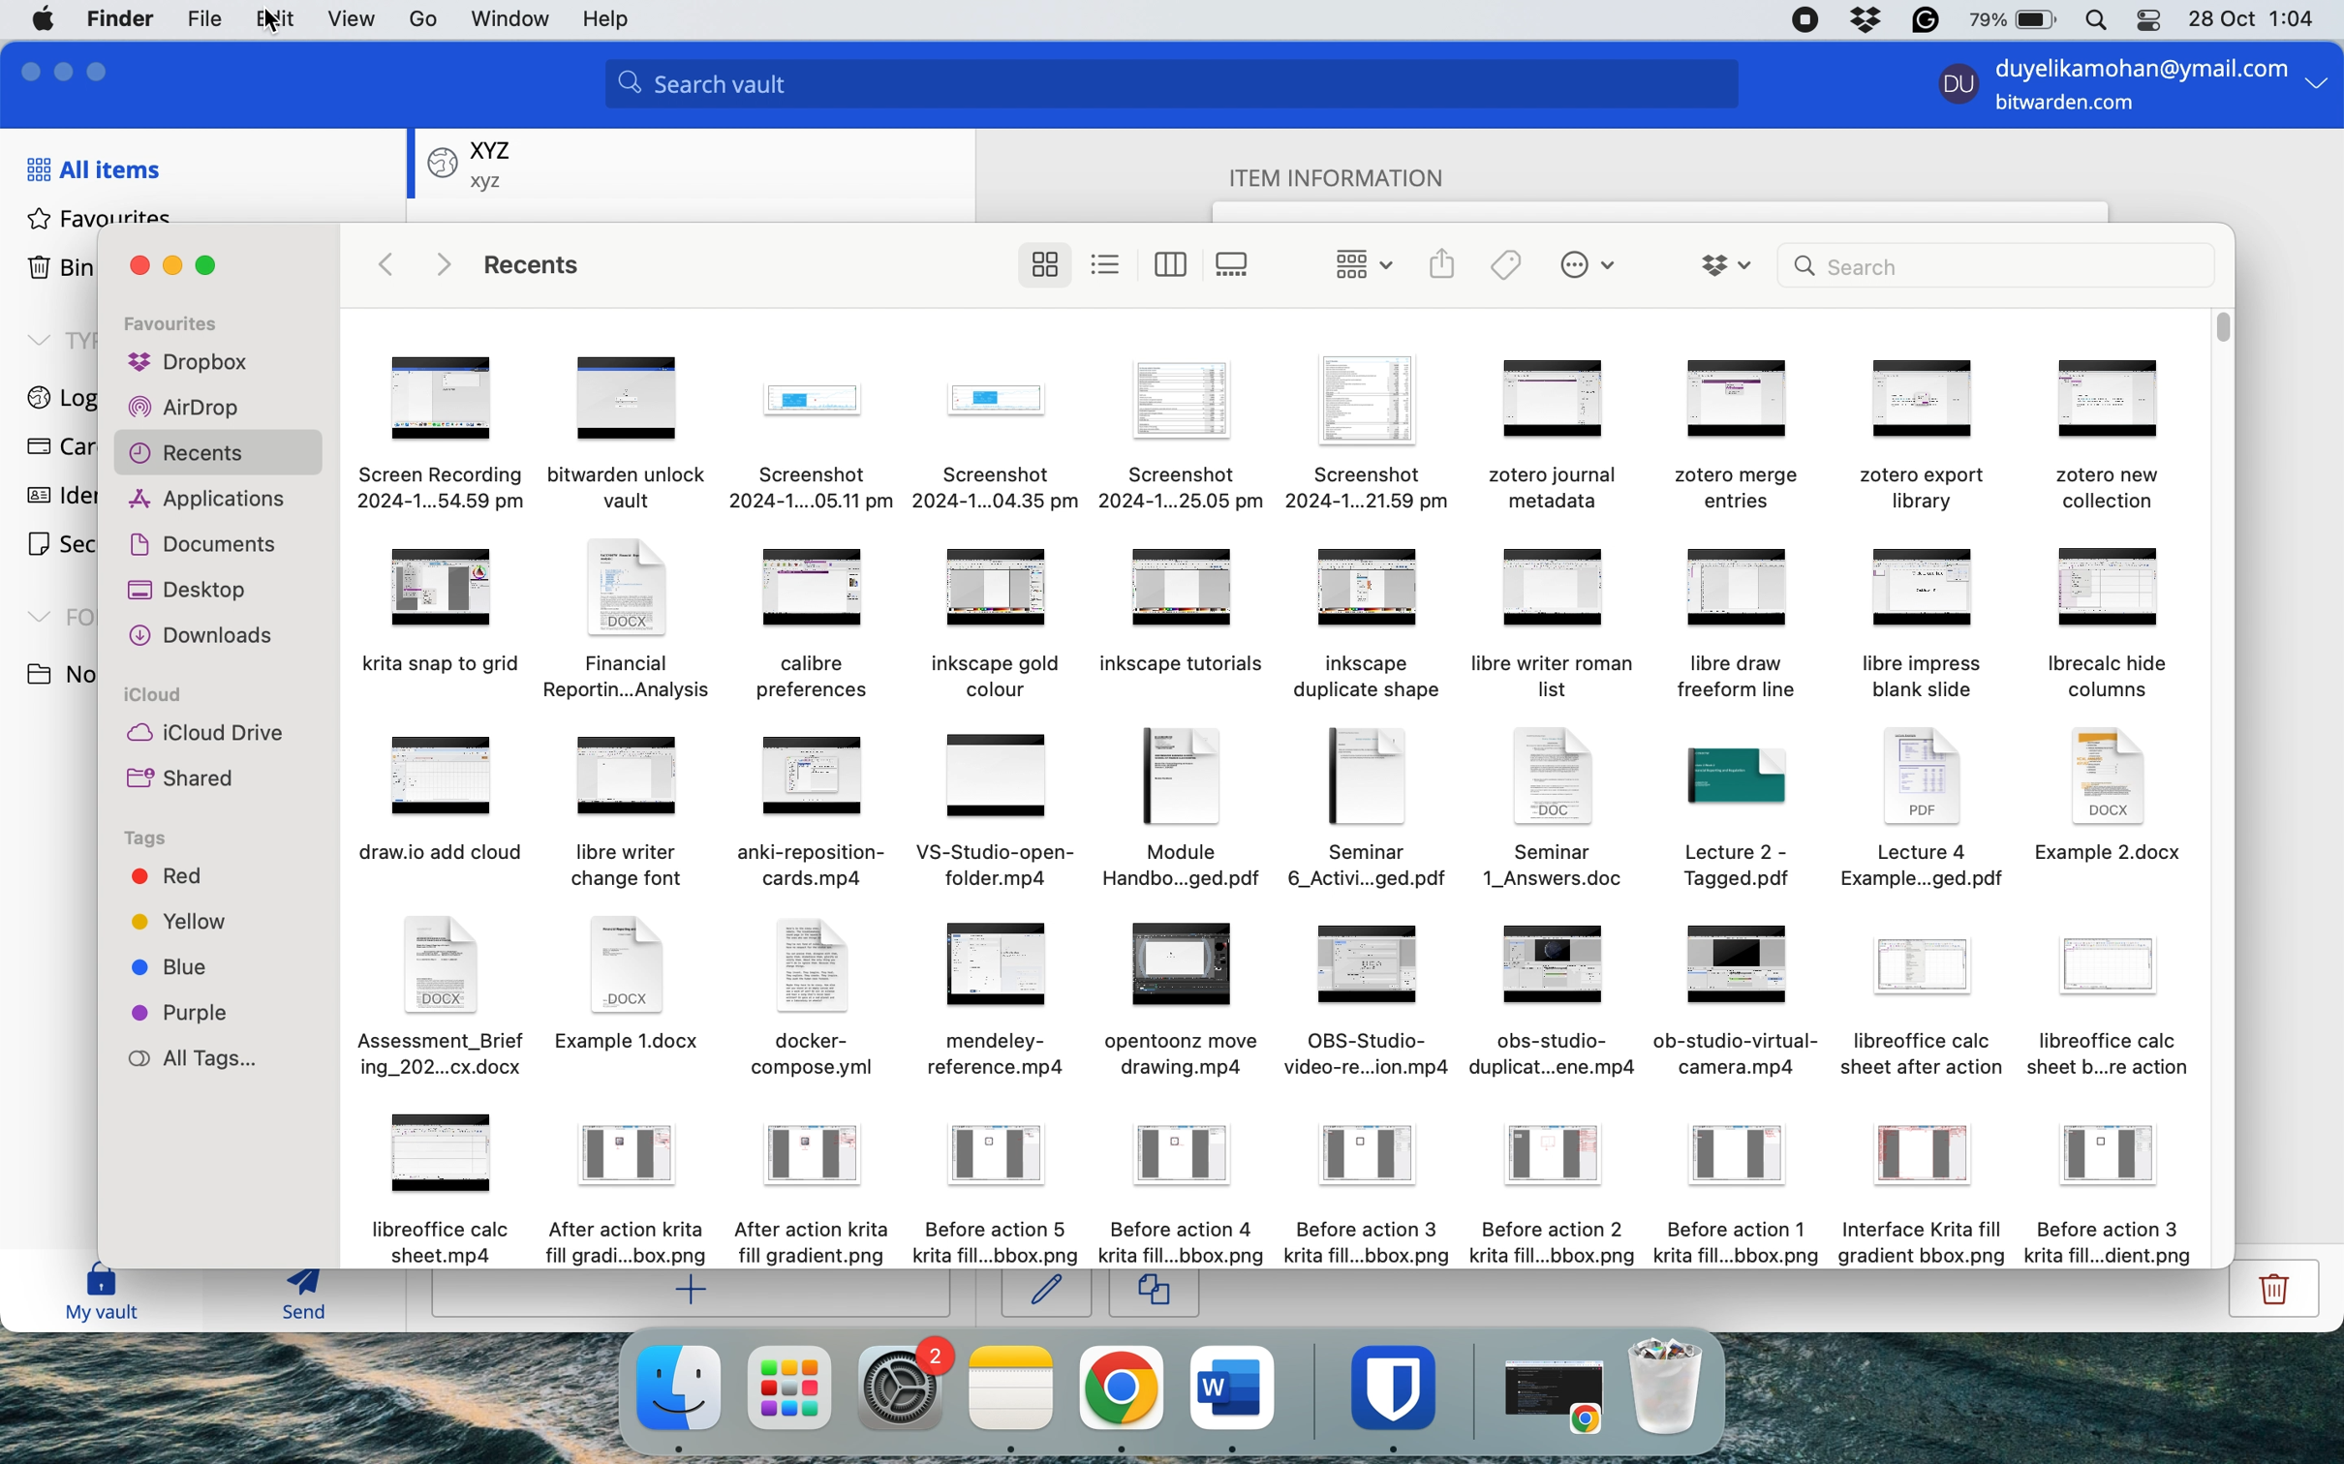 The width and height of the screenshot is (2344, 1464). I want to click on system logo, so click(46, 17).